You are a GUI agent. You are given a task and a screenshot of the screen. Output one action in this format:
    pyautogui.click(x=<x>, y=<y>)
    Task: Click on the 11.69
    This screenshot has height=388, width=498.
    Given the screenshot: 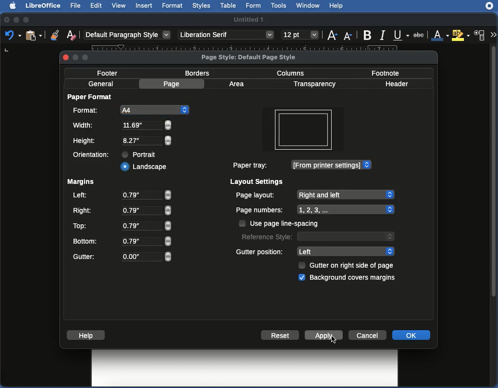 What is the action you would take?
    pyautogui.click(x=147, y=141)
    